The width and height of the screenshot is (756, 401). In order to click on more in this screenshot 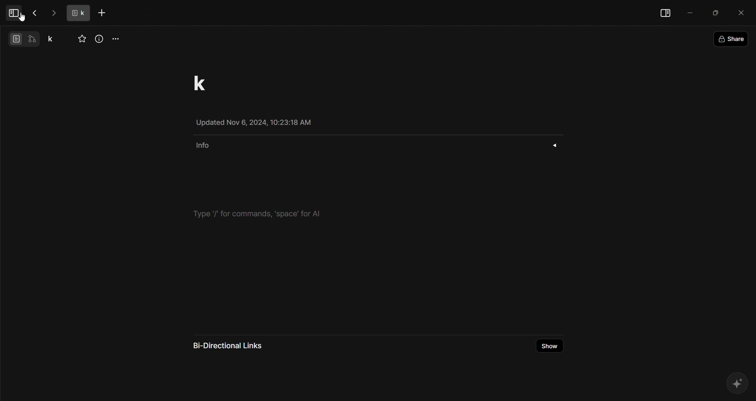, I will do `click(117, 39)`.